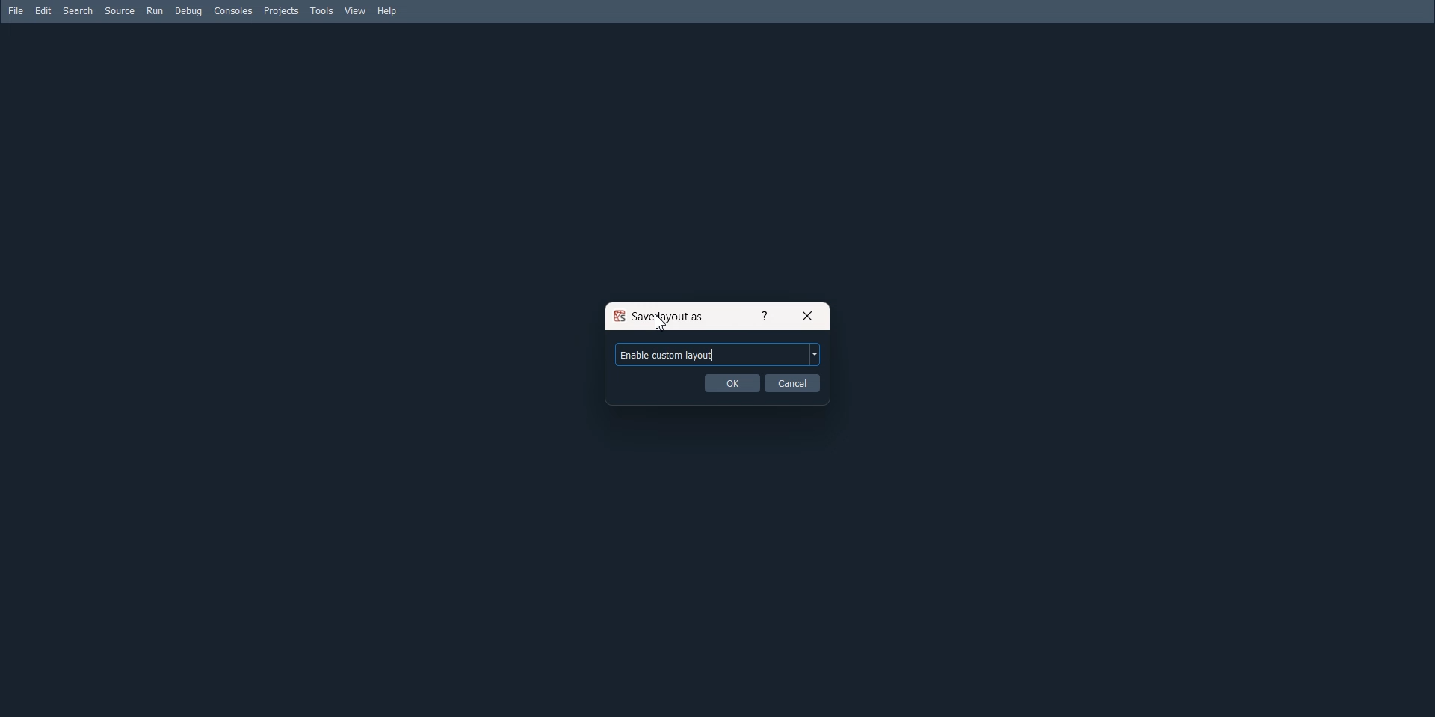  What do you see at coordinates (808, 315) in the screenshot?
I see `Close` at bounding box center [808, 315].